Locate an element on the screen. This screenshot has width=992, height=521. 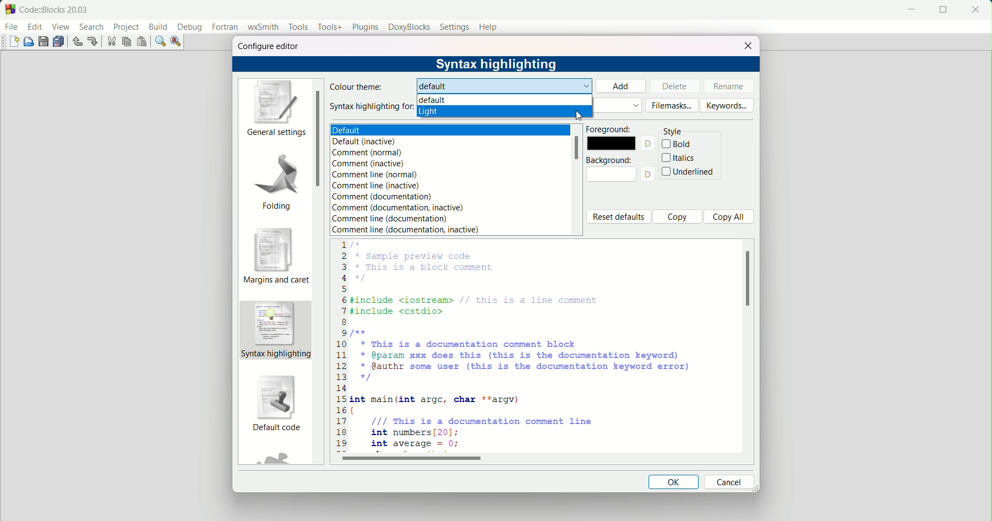
undo is located at coordinates (77, 42).